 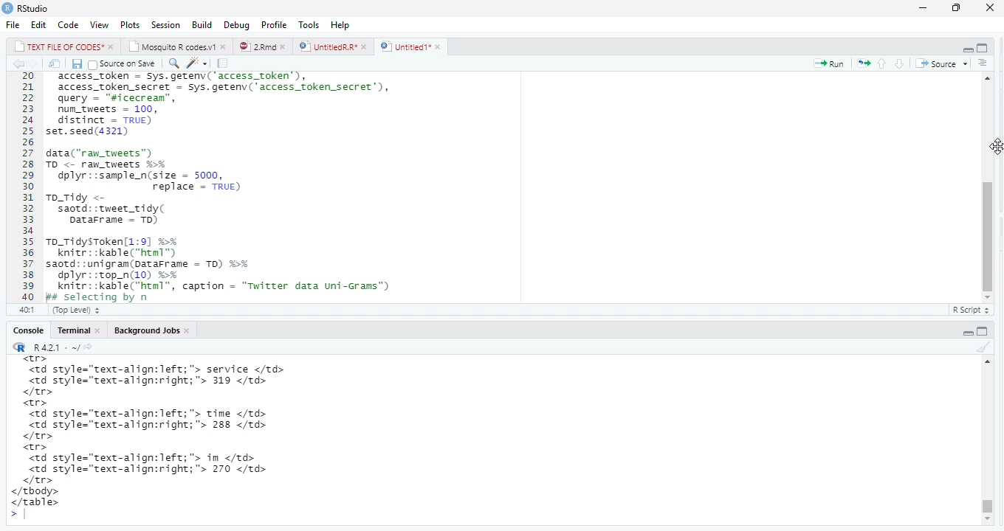 What do you see at coordinates (971, 45) in the screenshot?
I see `minimze/maximize` at bounding box center [971, 45].